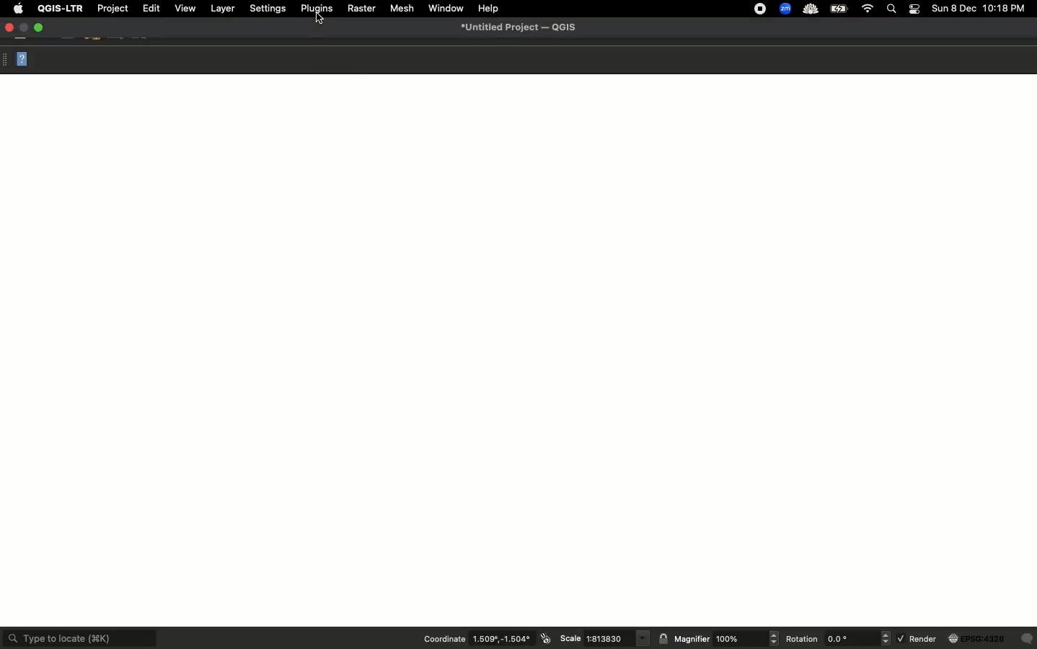  What do you see at coordinates (362, 9) in the screenshot?
I see `Raster` at bounding box center [362, 9].